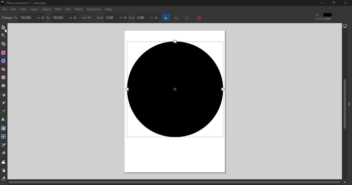 Image resolution: width=352 pixels, height=185 pixels. Describe the element at coordinates (4, 61) in the screenshot. I see `Ellipse/arc tool` at that location.